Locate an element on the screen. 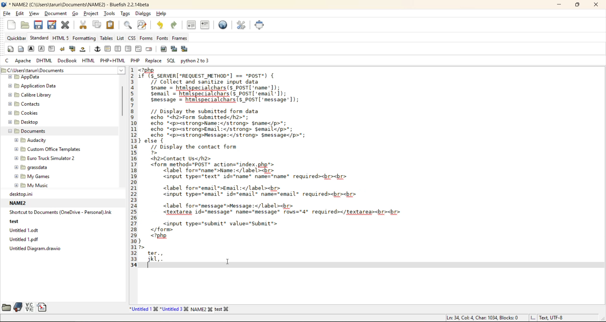 Image resolution: width=606 pixels, height=322 pixels. find and replace is located at coordinates (143, 25).